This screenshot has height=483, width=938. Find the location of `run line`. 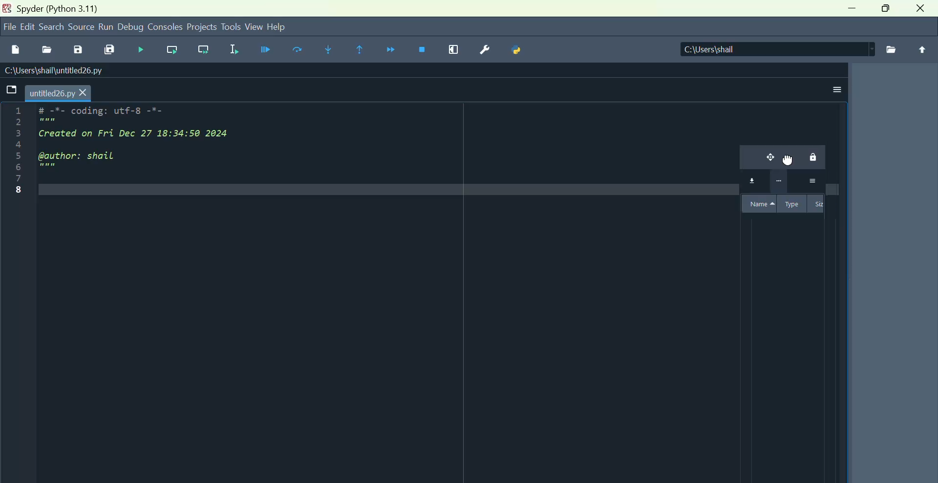

run line is located at coordinates (170, 50).